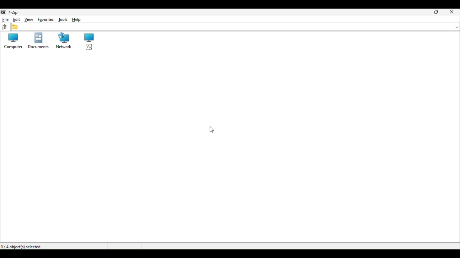  What do you see at coordinates (23, 247) in the screenshot?
I see `4 object selected` at bounding box center [23, 247].